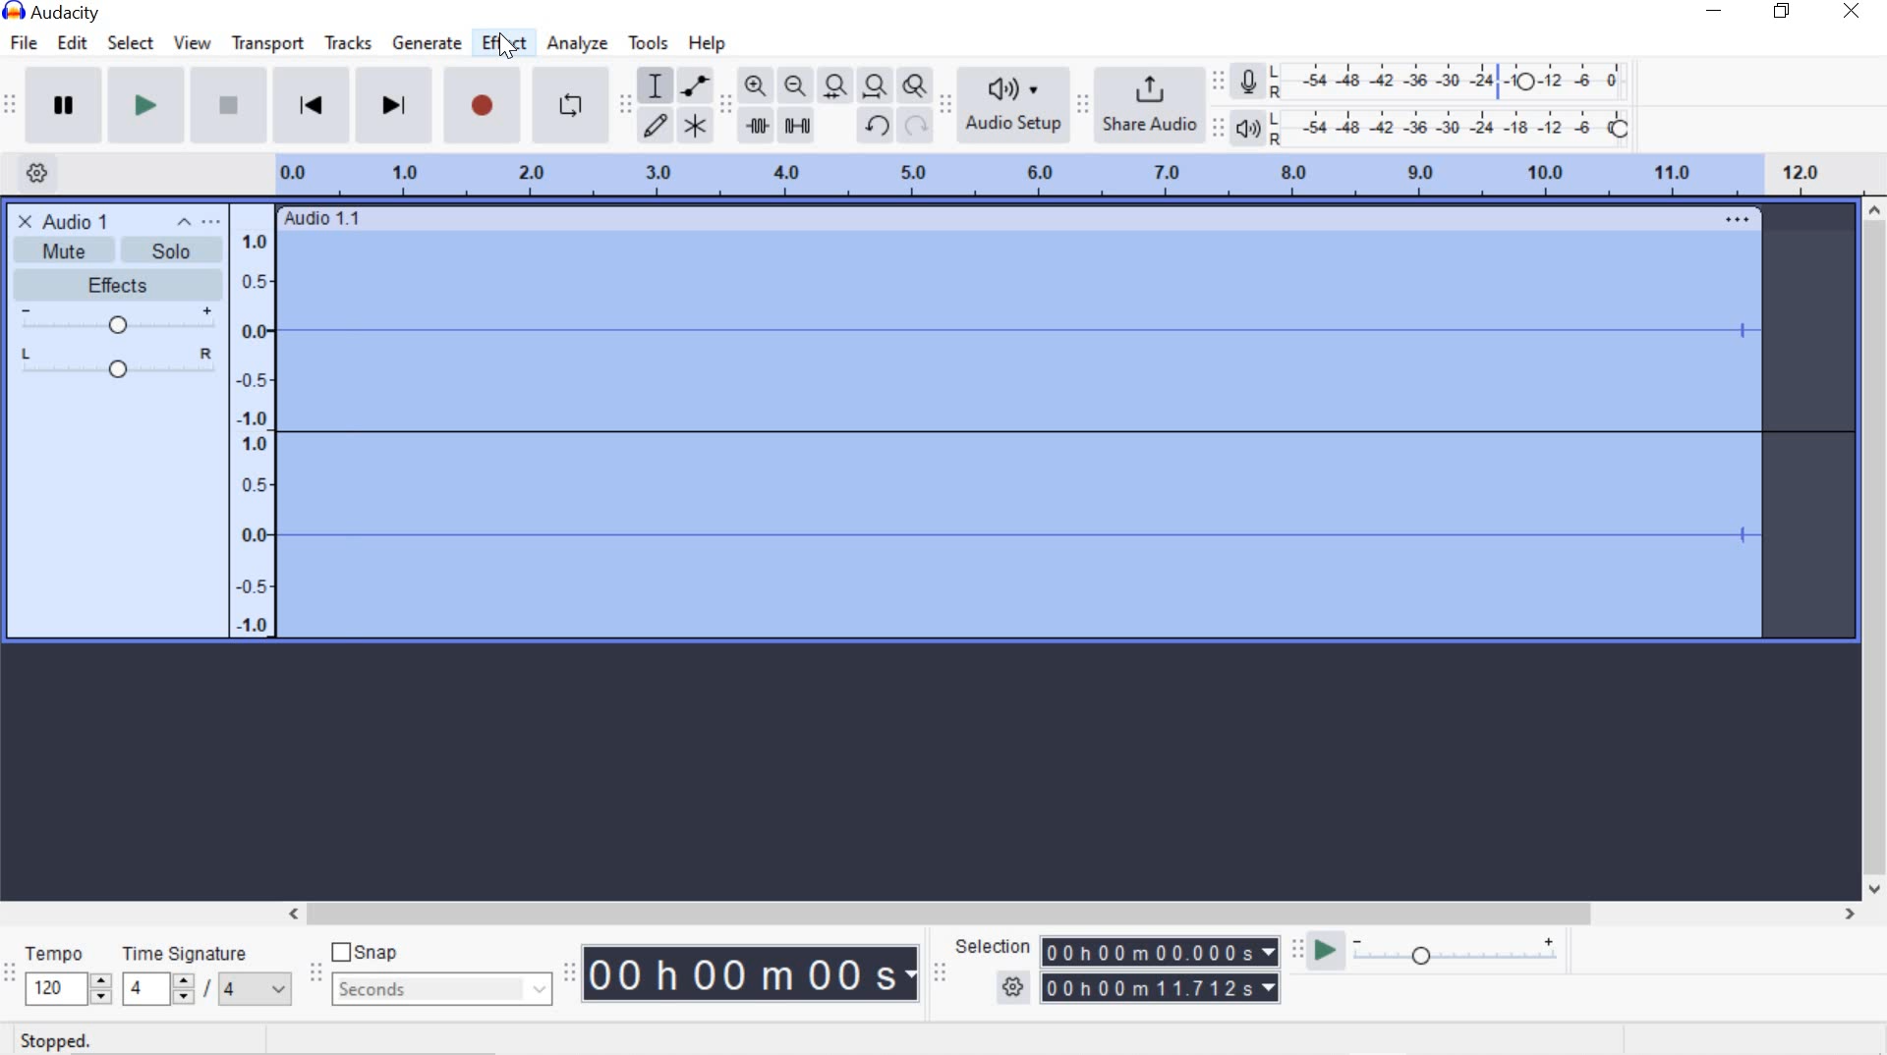 Image resolution: width=1887 pixels, height=1055 pixels. Describe the element at coordinates (1152, 106) in the screenshot. I see `Share audio` at that location.